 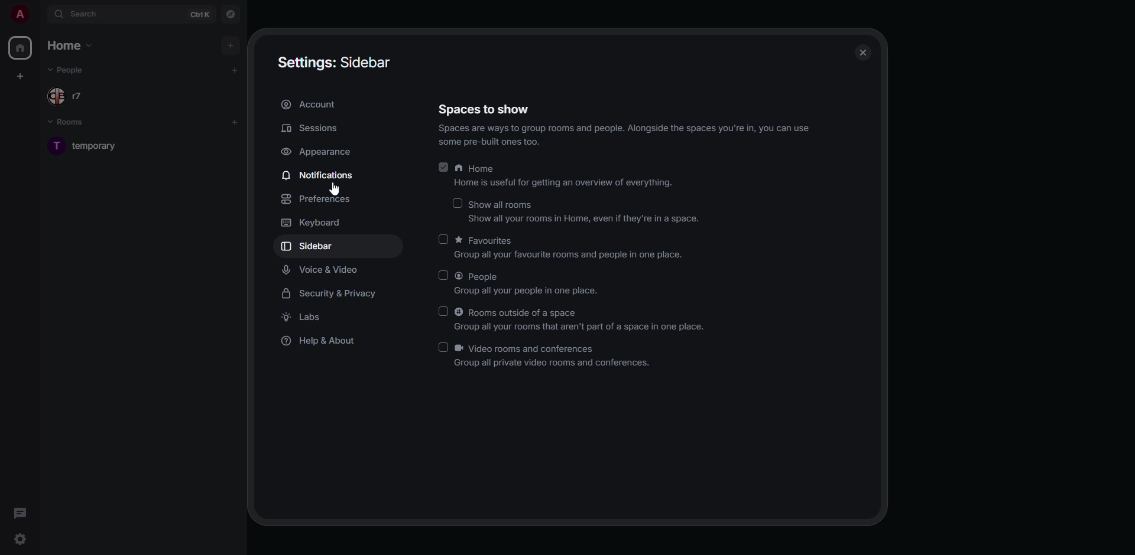 What do you see at coordinates (625, 135) in the screenshot?
I see `info` at bounding box center [625, 135].